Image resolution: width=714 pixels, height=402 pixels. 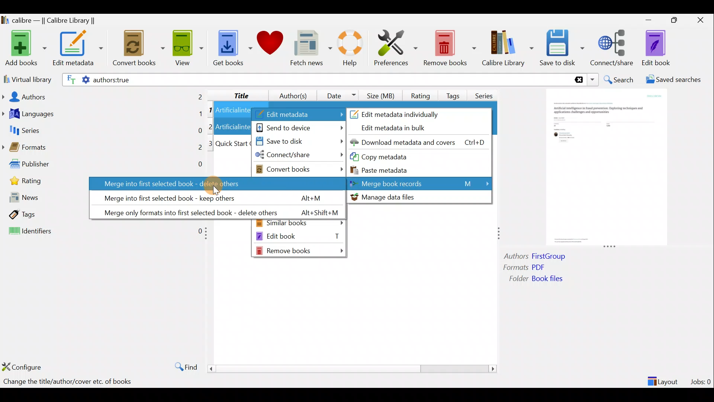 I want to click on Change the title/author/cover etc. of books, so click(x=67, y=382).